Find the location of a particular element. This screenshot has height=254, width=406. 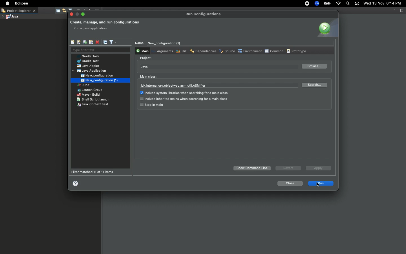

run is located at coordinates (321, 184).